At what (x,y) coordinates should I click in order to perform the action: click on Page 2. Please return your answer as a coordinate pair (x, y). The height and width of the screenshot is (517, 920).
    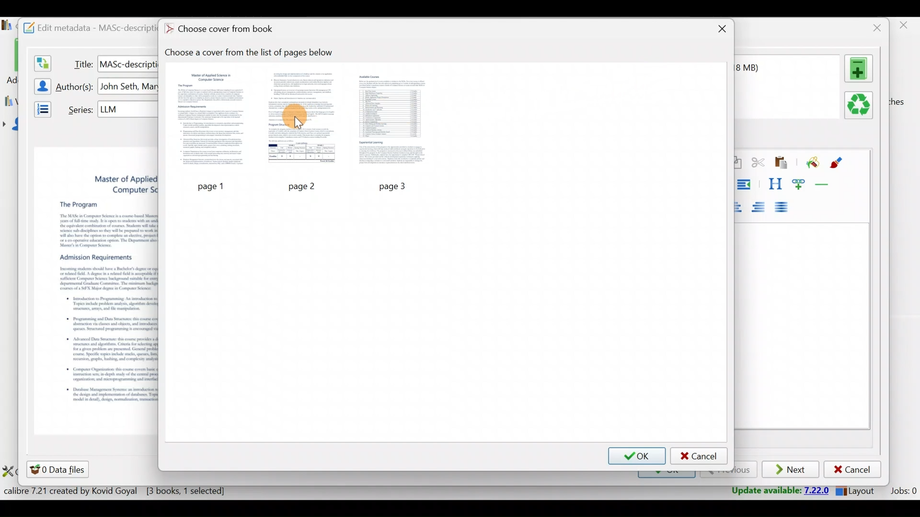
    Looking at the image, I should click on (303, 120).